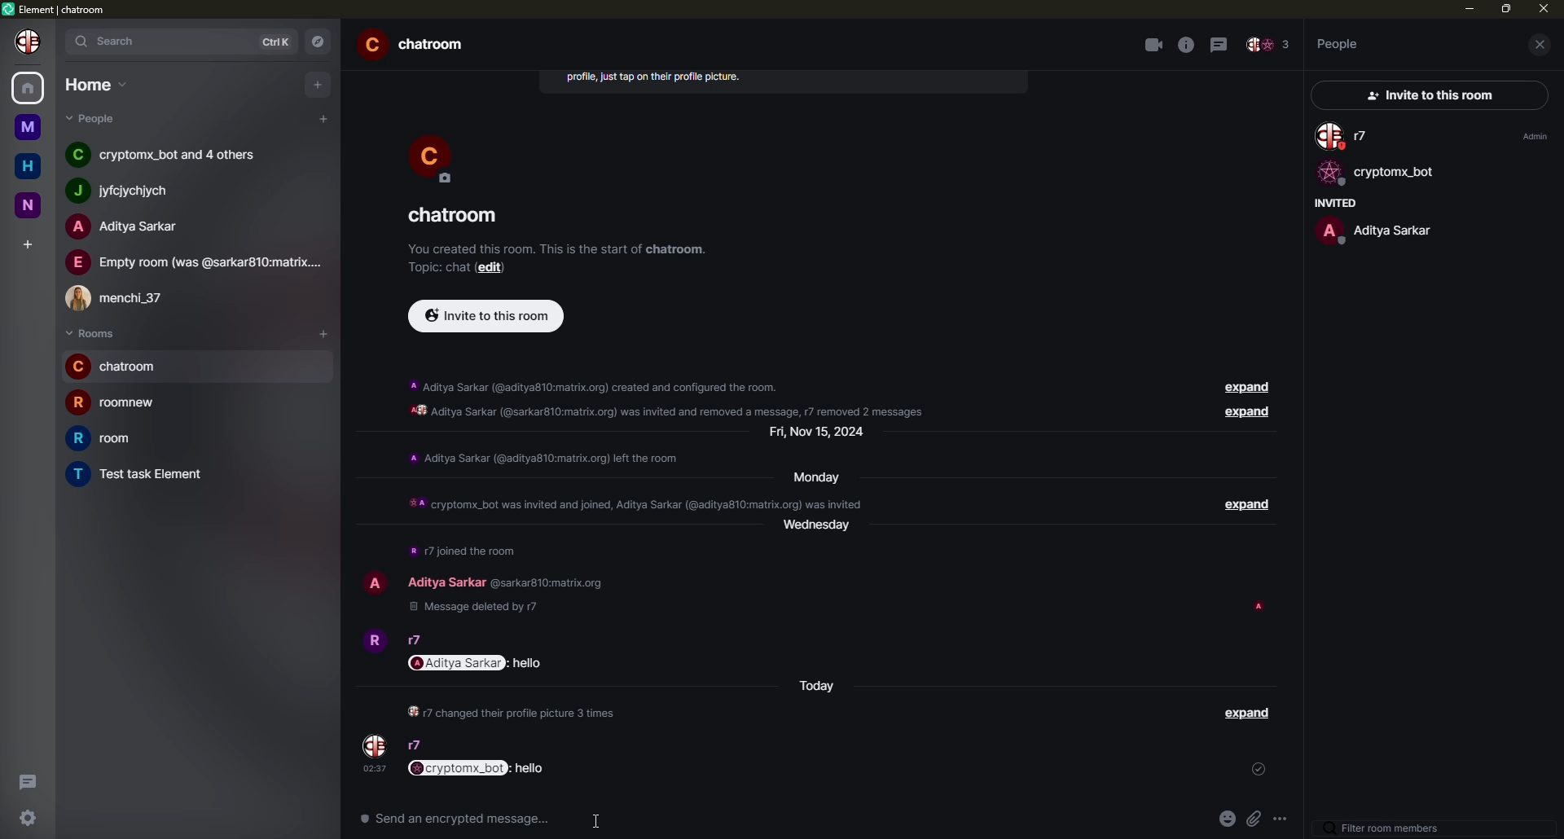 The height and width of the screenshot is (839, 1564). What do you see at coordinates (1186, 45) in the screenshot?
I see `info` at bounding box center [1186, 45].